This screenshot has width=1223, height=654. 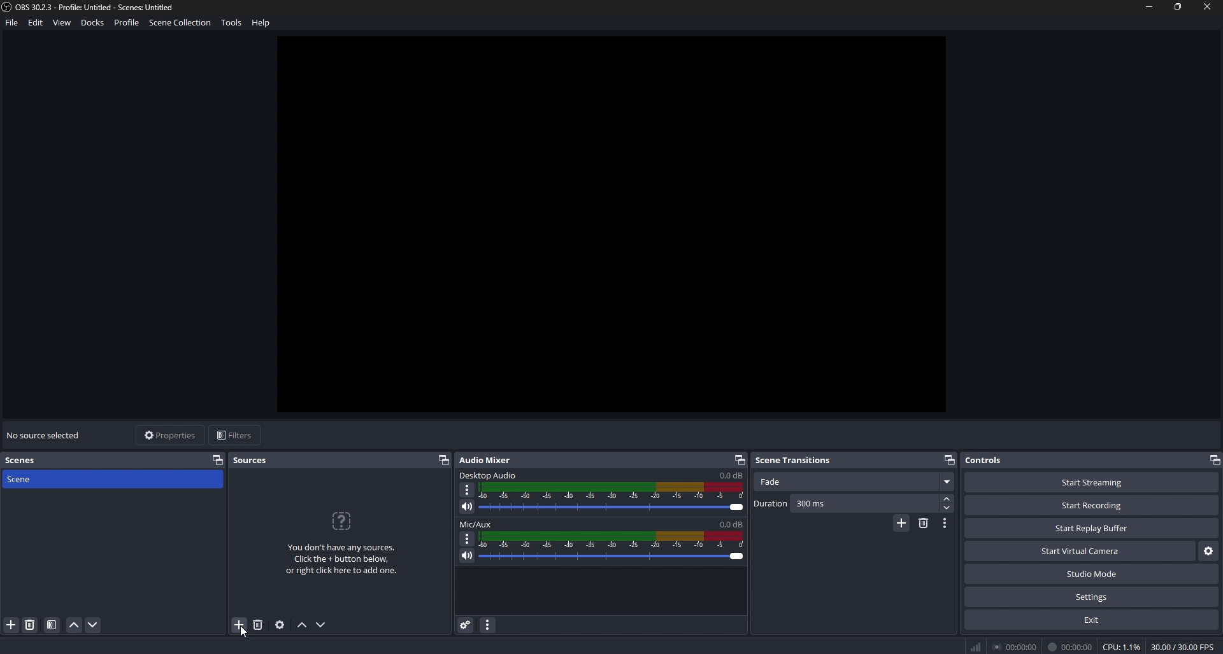 What do you see at coordinates (1015, 647) in the screenshot?
I see `stream duration` at bounding box center [1015, 647].